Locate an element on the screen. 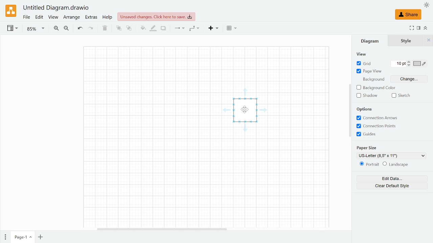  Waypoints is located at coordinates (195, 29).